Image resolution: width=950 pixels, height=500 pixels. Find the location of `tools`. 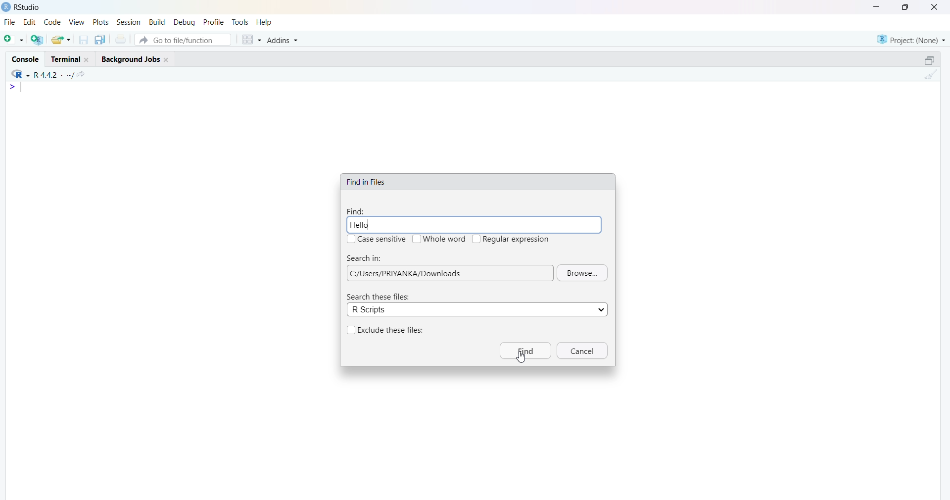

tools is located at coordinates (240, 22).